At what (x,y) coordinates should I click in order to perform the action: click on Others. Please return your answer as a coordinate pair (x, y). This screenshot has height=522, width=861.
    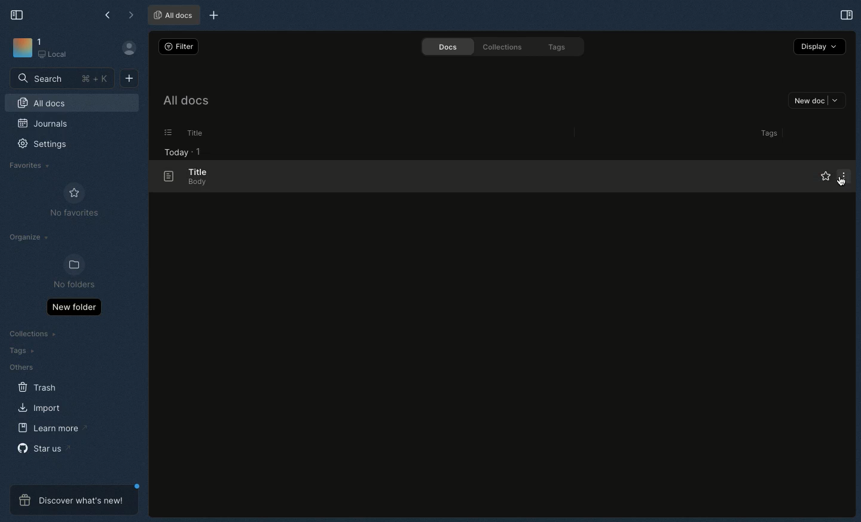
    Looking at the image, I should click on (21, 367).